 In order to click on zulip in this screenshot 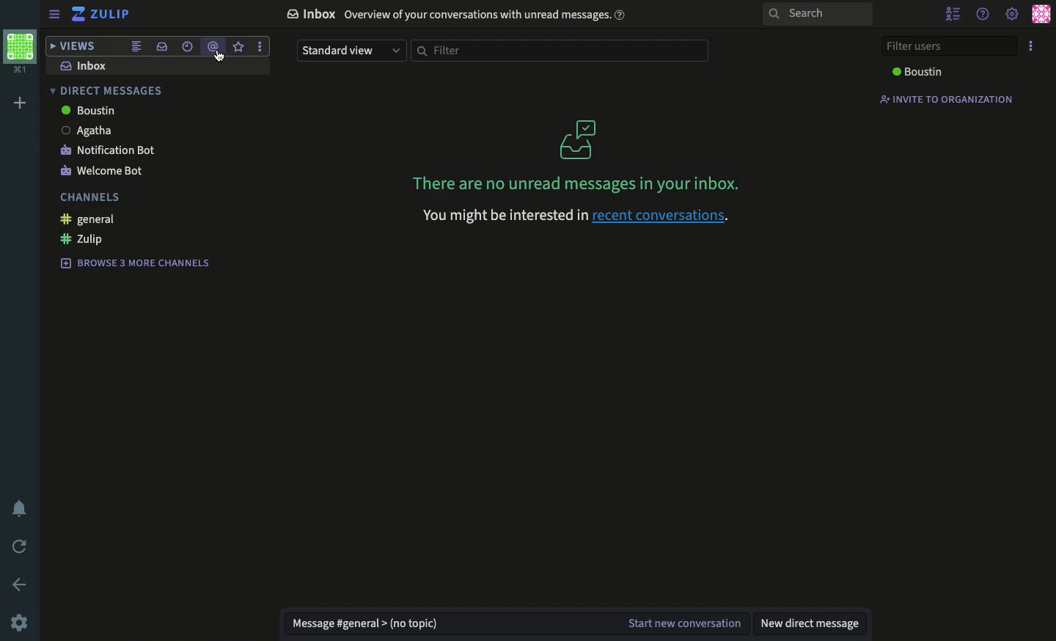, I will do `click(103, 13)`.